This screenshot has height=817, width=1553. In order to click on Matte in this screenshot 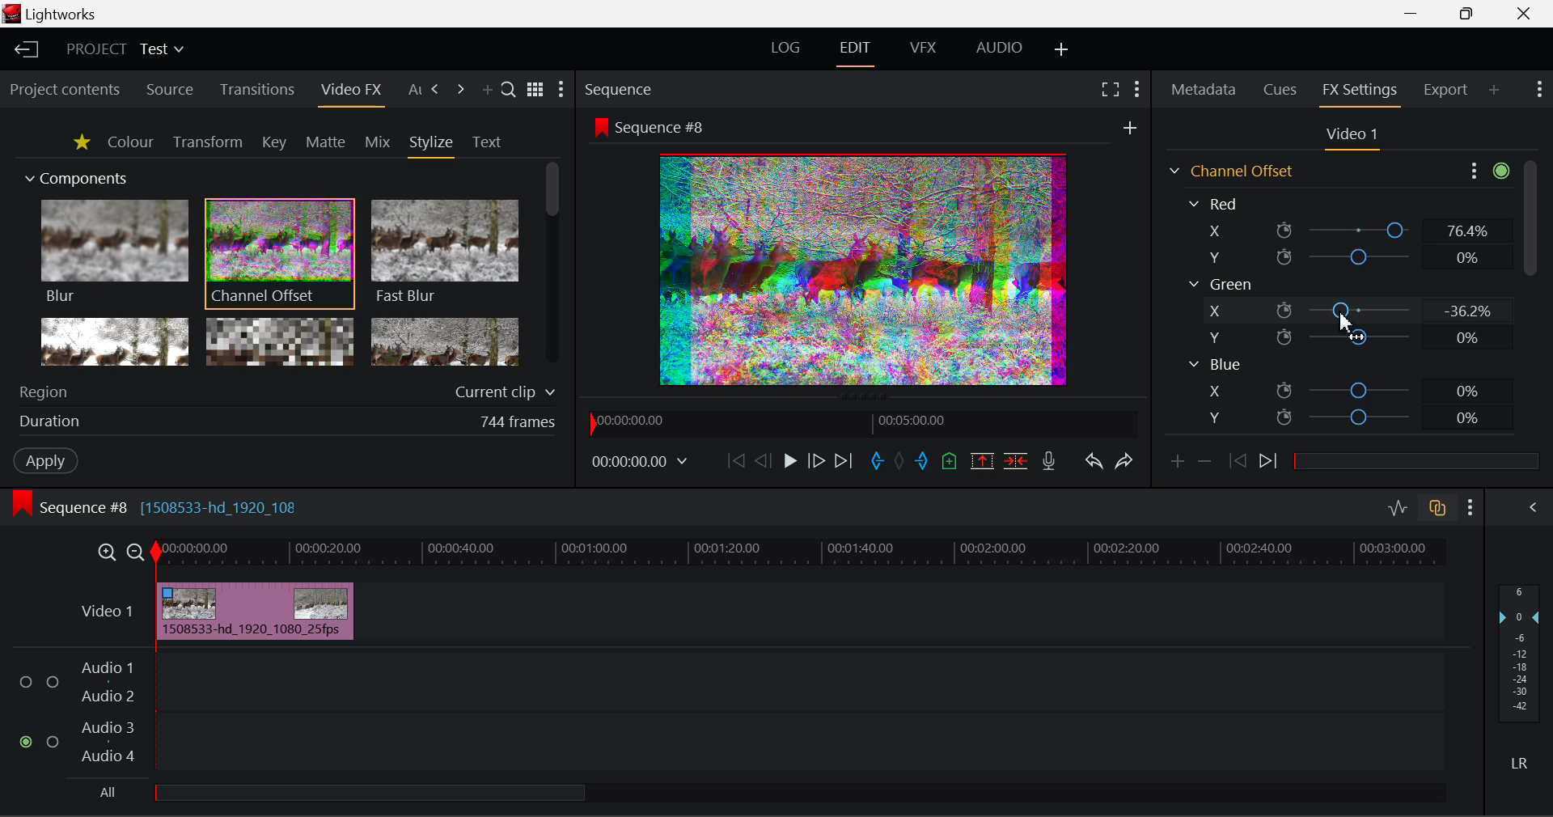, I will do `click(326, 143)`.